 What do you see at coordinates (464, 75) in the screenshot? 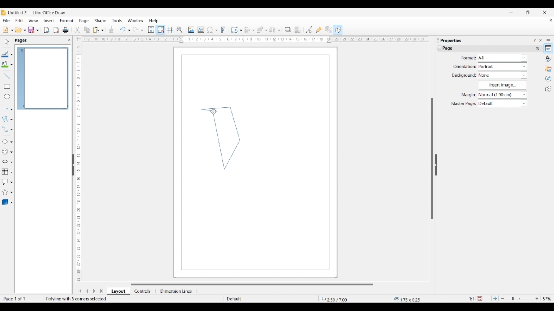
I see `Indicates background settings` at bounding box center [464, 75].